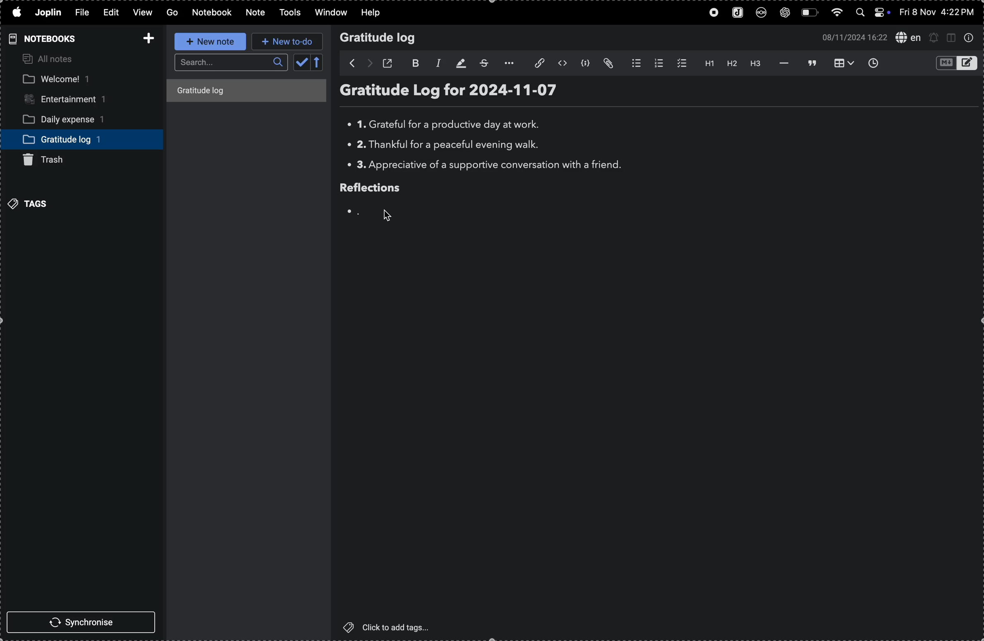 Image resolution: width=984 pixels, height=641 pixels. What do you see at coordinates (46, 59) in the screenshot?
I see `all notes` at bounding box center [46, 59].